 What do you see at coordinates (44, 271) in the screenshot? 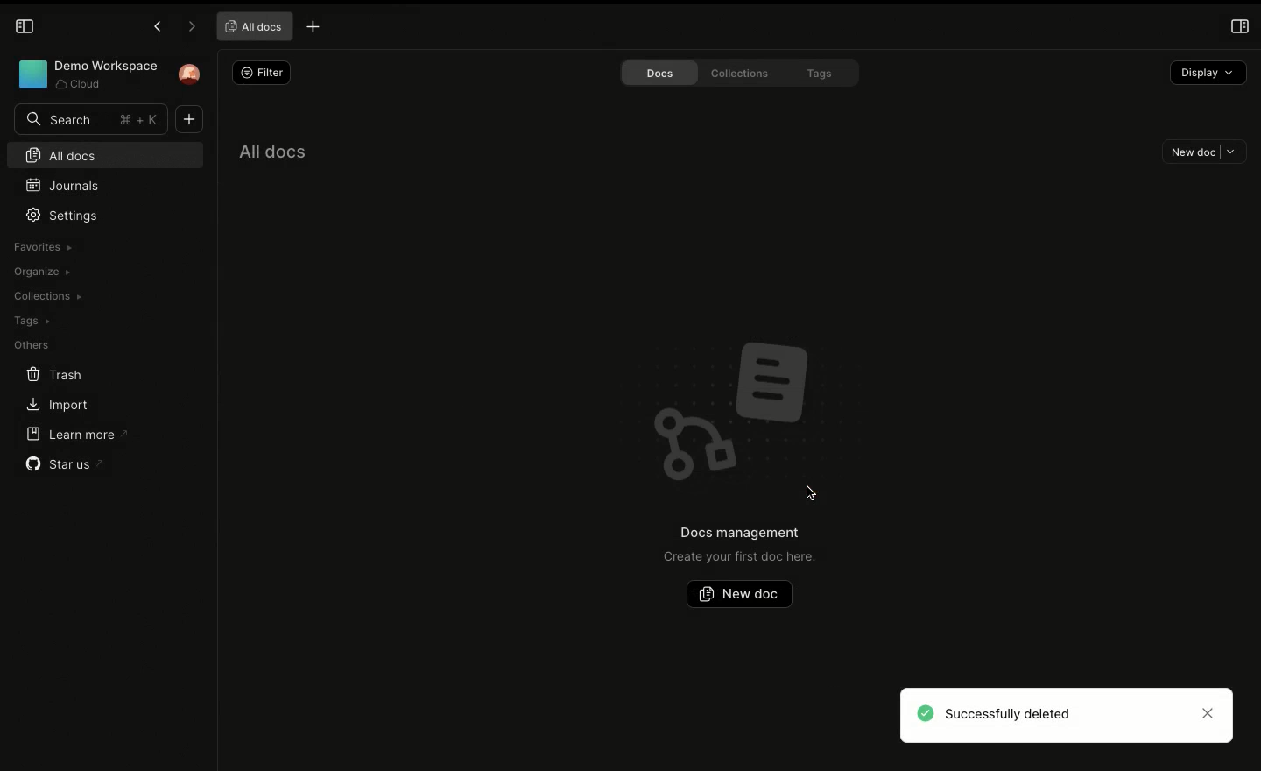
I see `Organize` at bounding box center [44, 271].